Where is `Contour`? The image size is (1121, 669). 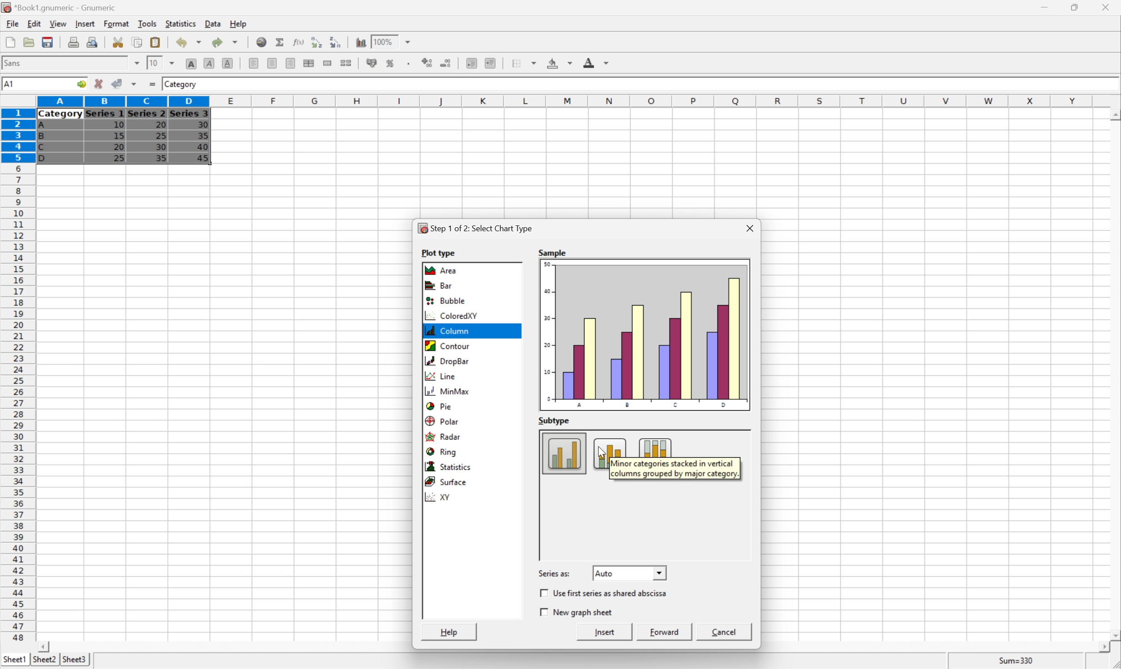 Contour is located at coordinates (448, 345).